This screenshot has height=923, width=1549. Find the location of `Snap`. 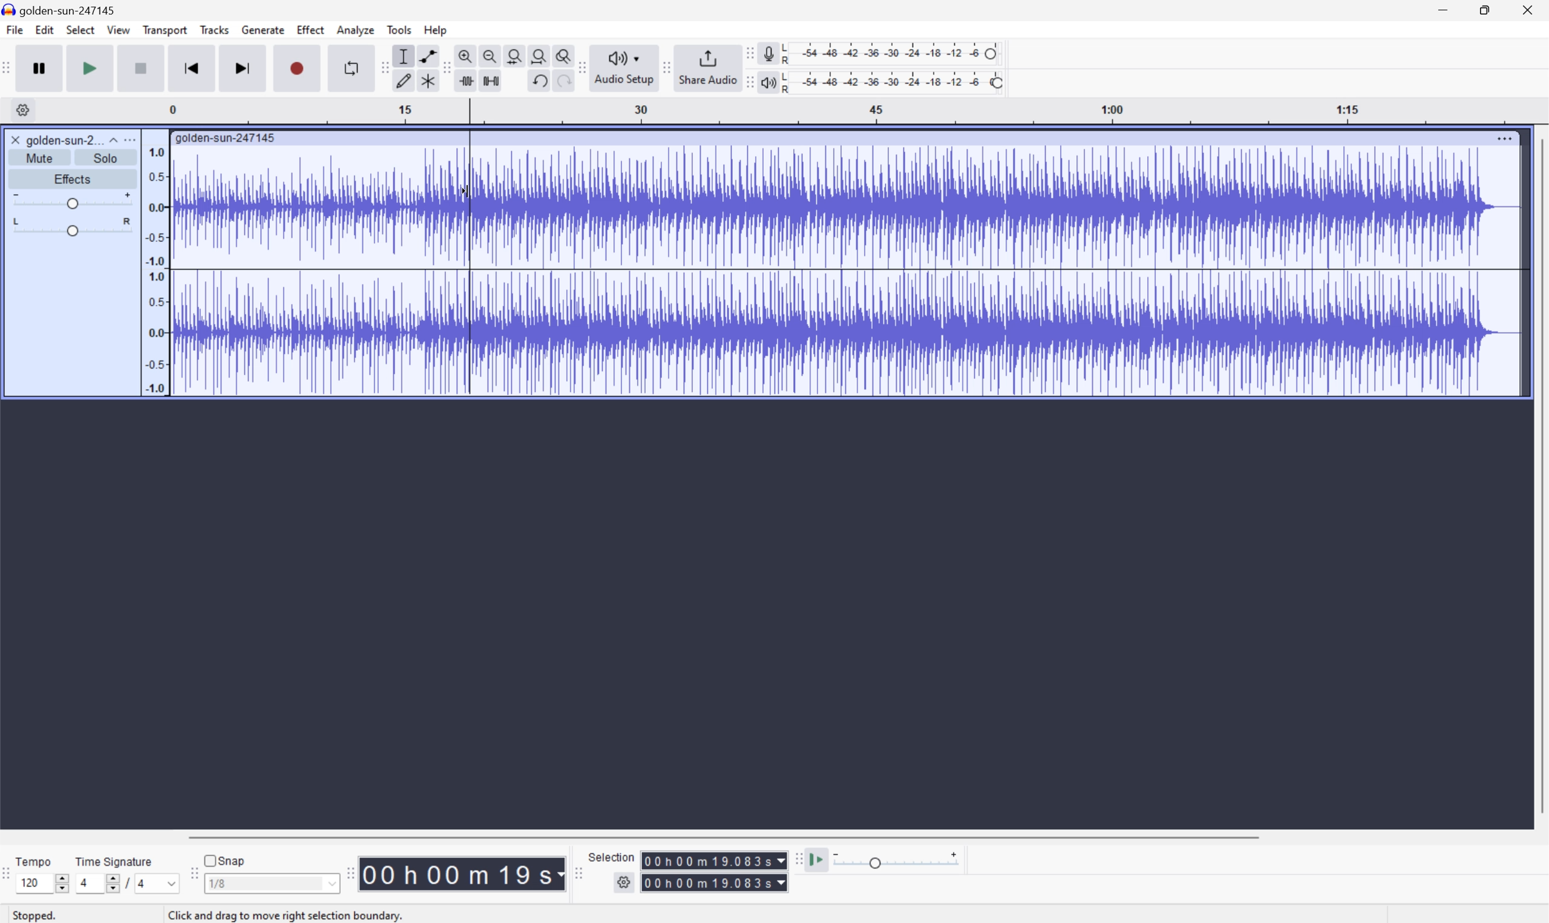

Snap is located at coordinates (224, 858).